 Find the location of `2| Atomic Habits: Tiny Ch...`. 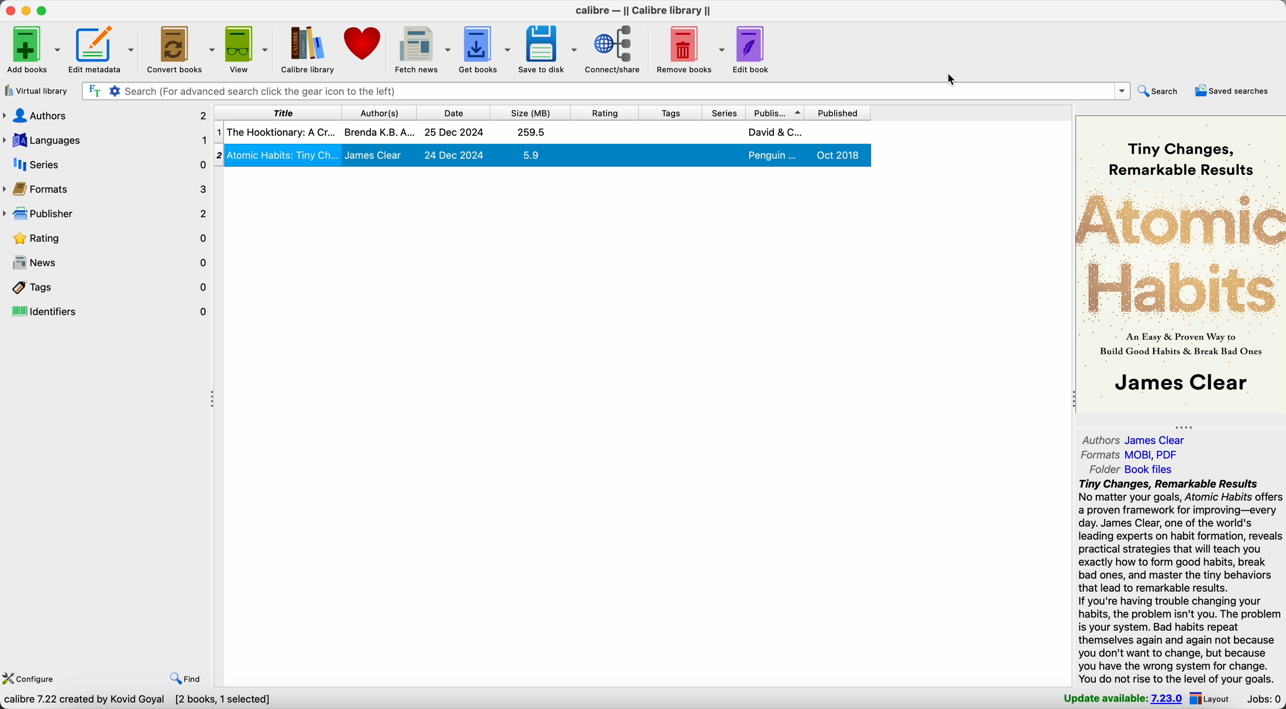

2| Atomic Habits: Tiny Ch... is located at coordinates (284, 154).